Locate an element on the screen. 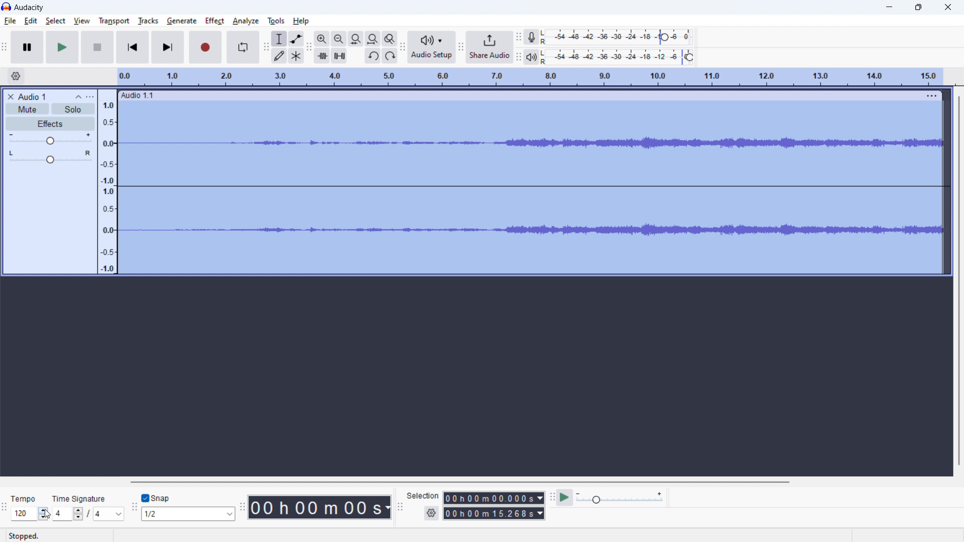  minimize is located at coordinates (889, 7).